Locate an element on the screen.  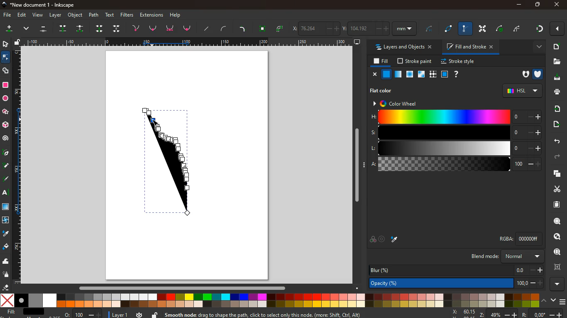
line is located at coordinates (244, 28).